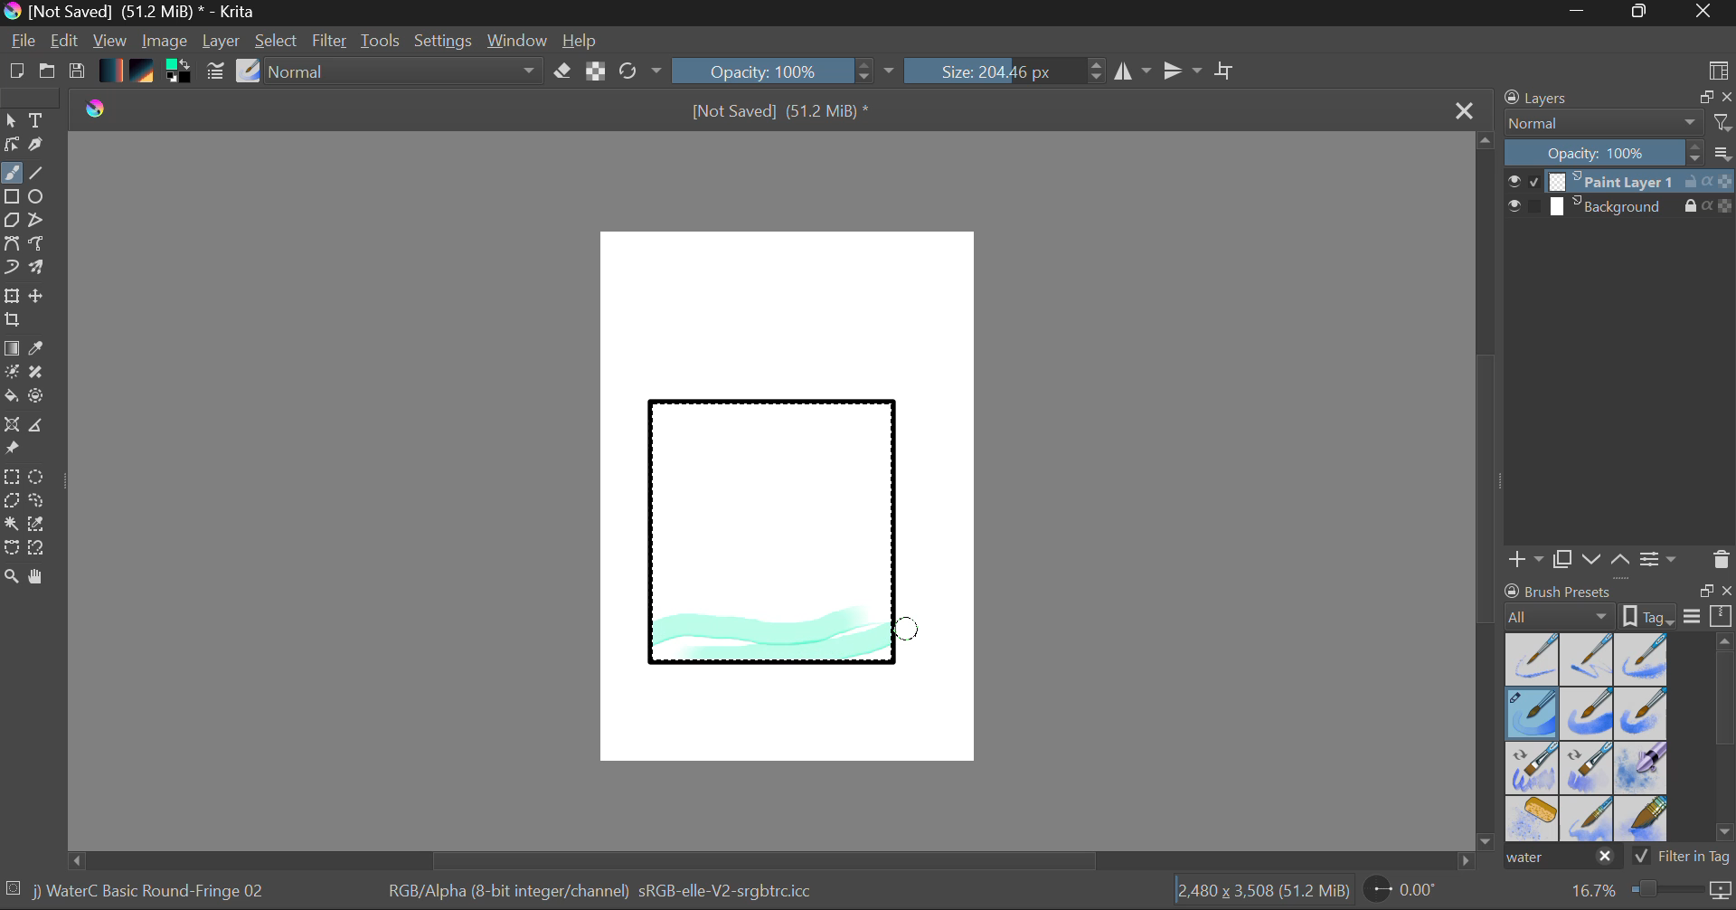  I want to click on Window Title, so click(132, 13).